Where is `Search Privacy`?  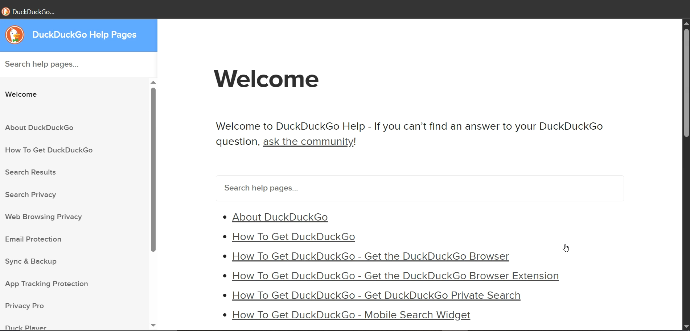 Search Privacy is located at coordinates (33, 195).